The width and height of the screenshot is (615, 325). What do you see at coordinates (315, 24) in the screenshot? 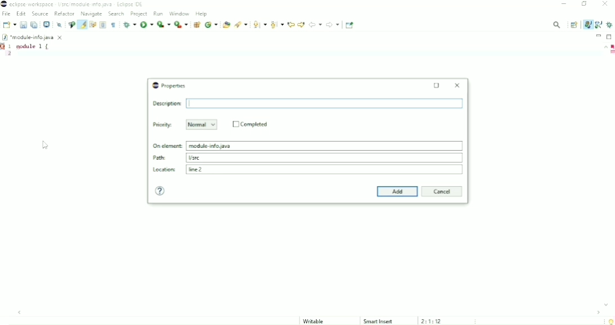
I see `Back` at bounding box center [315, 24].